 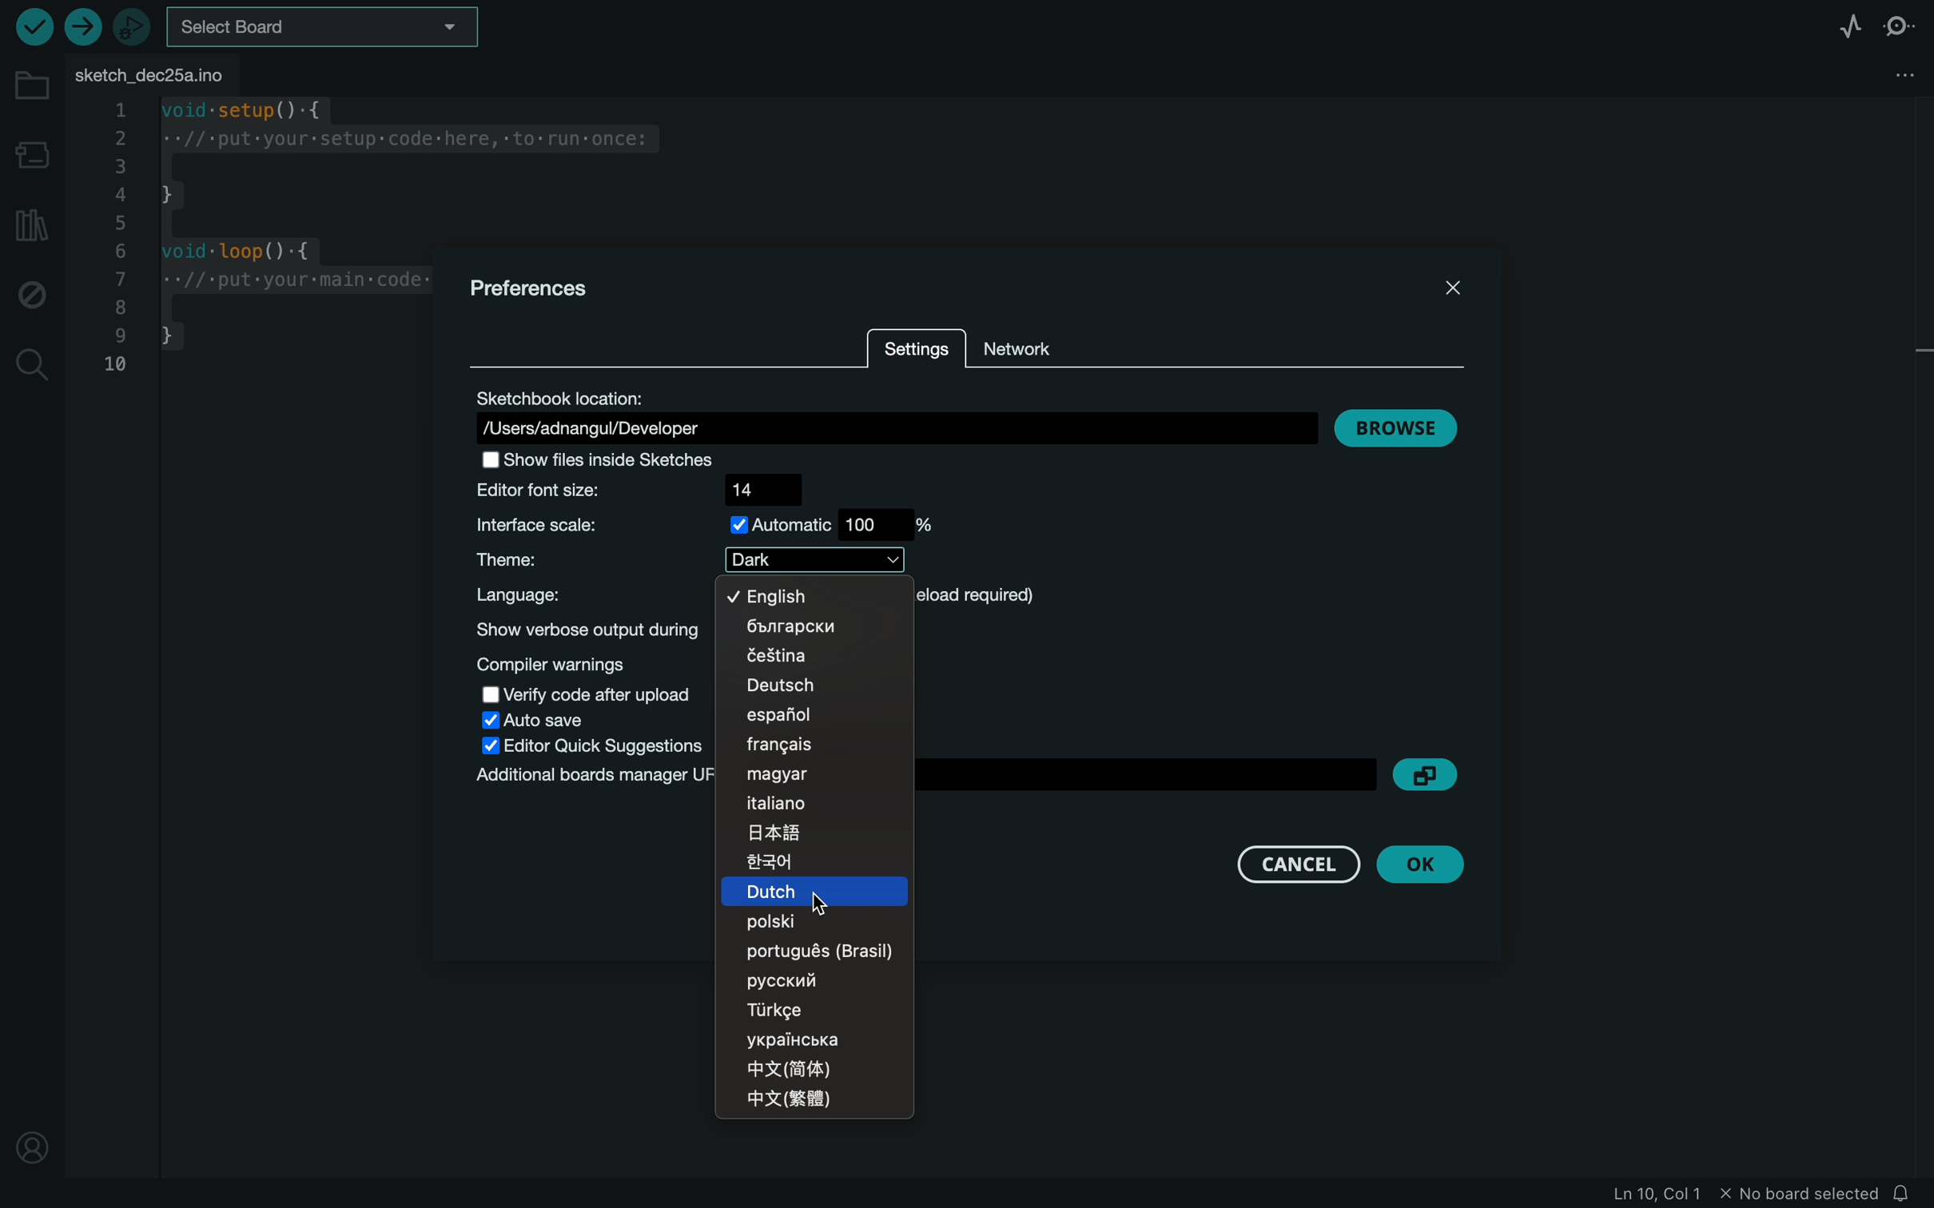 What do you see at coordinates (33, 368) in the screenshot?
I see `search` at bounding box center [33, 368].